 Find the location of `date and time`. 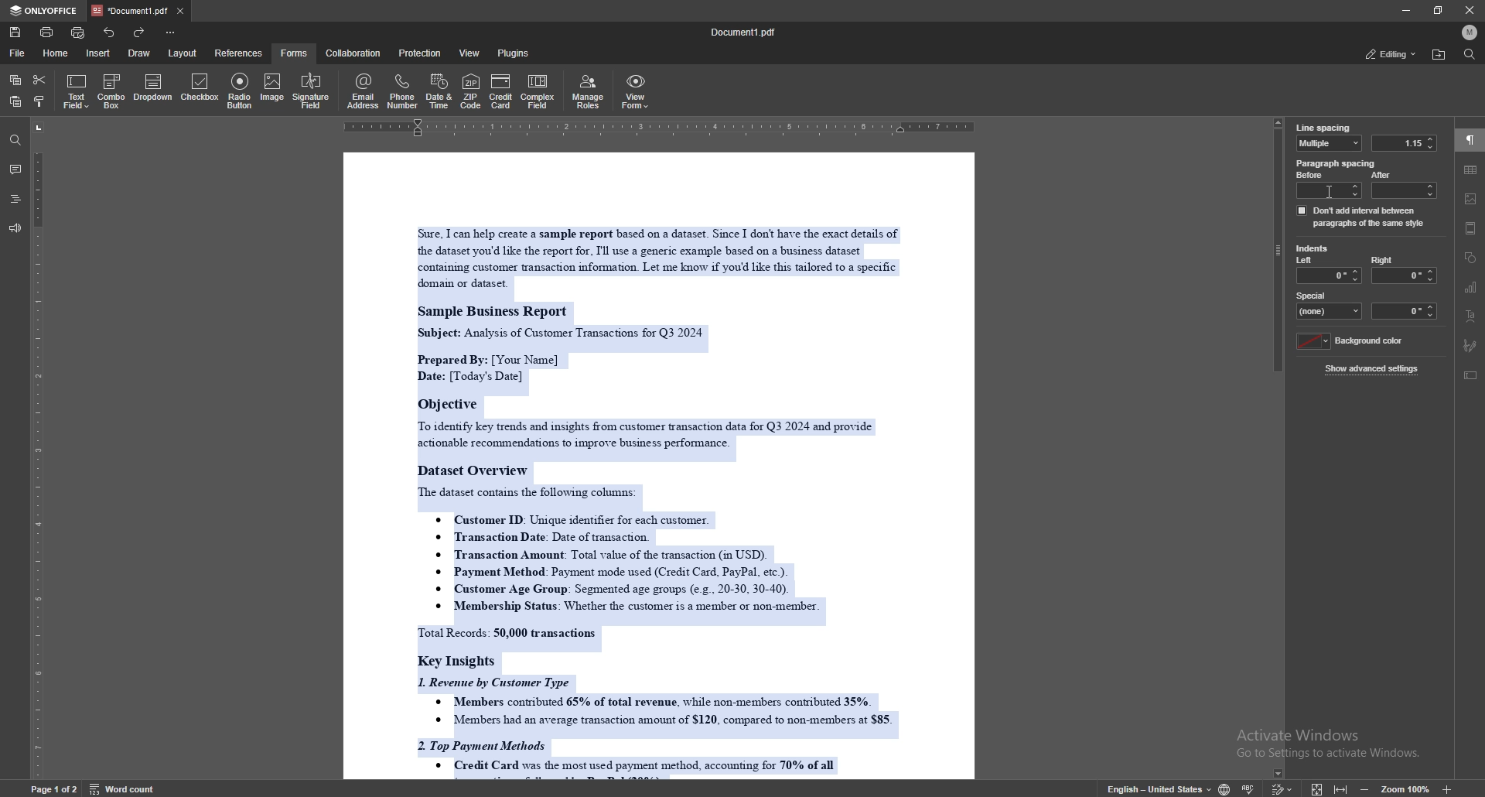

date and time is located at coordinates (439, 91).